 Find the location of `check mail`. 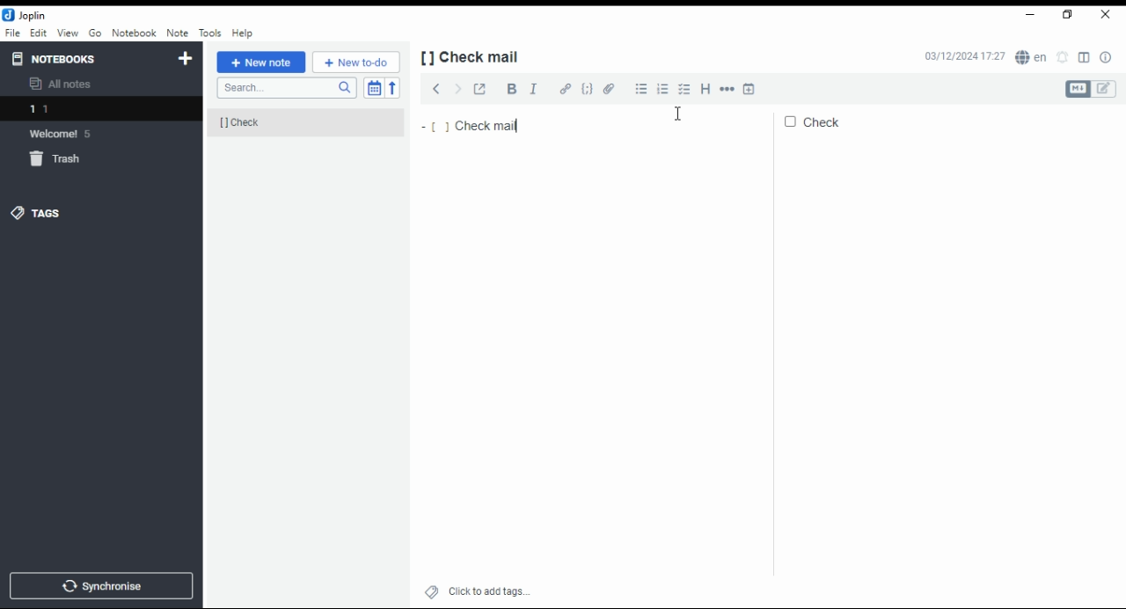

check mail is located at coordinates (479, 122).